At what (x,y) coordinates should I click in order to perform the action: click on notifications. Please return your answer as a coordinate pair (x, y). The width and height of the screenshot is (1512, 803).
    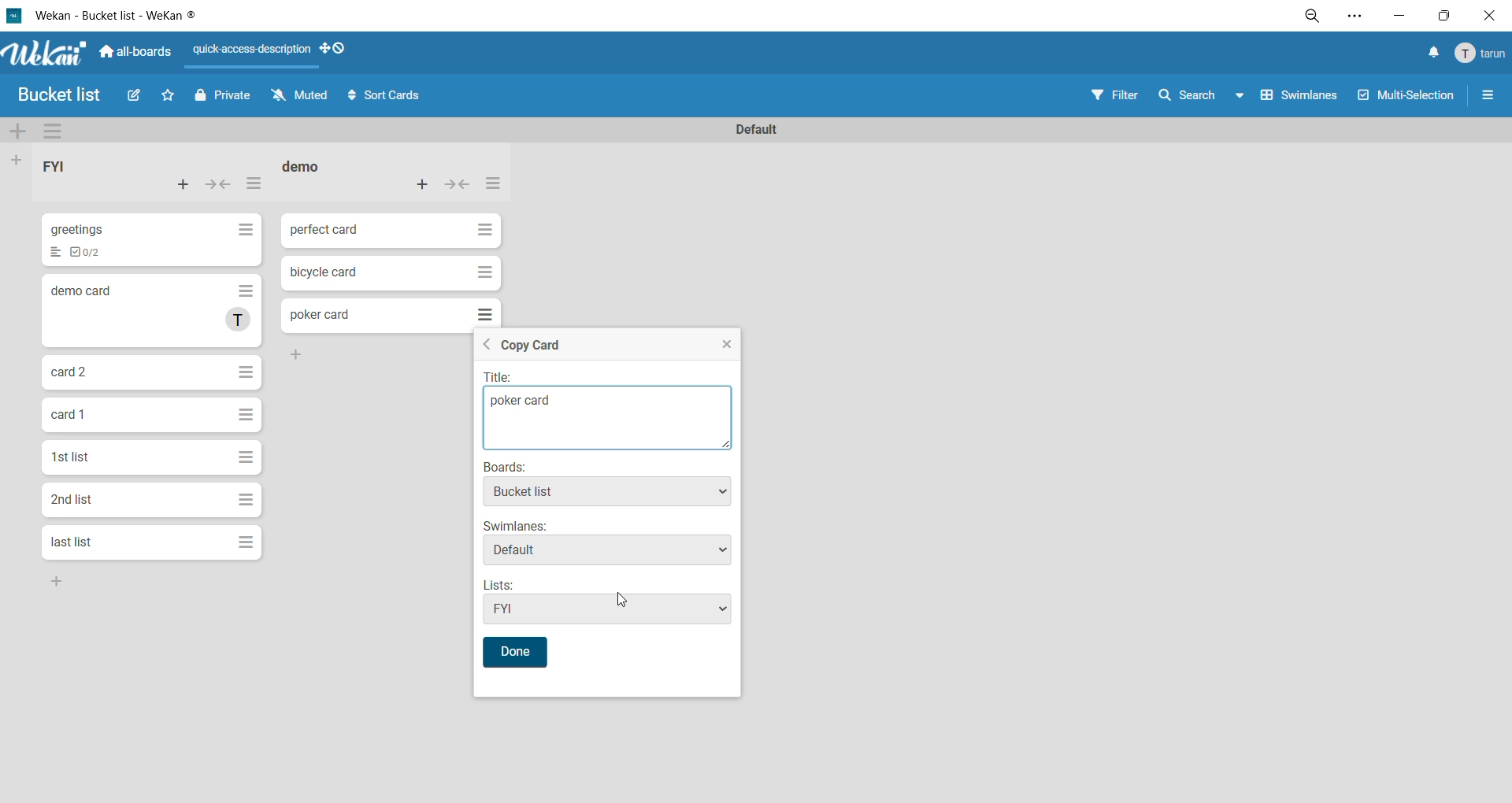
    Looking at the image, I should click on (1429, 54).